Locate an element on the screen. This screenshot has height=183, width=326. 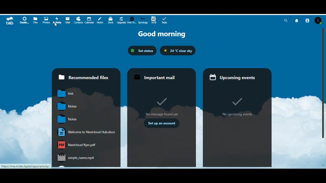
tab is located at coordinates (10, 22).